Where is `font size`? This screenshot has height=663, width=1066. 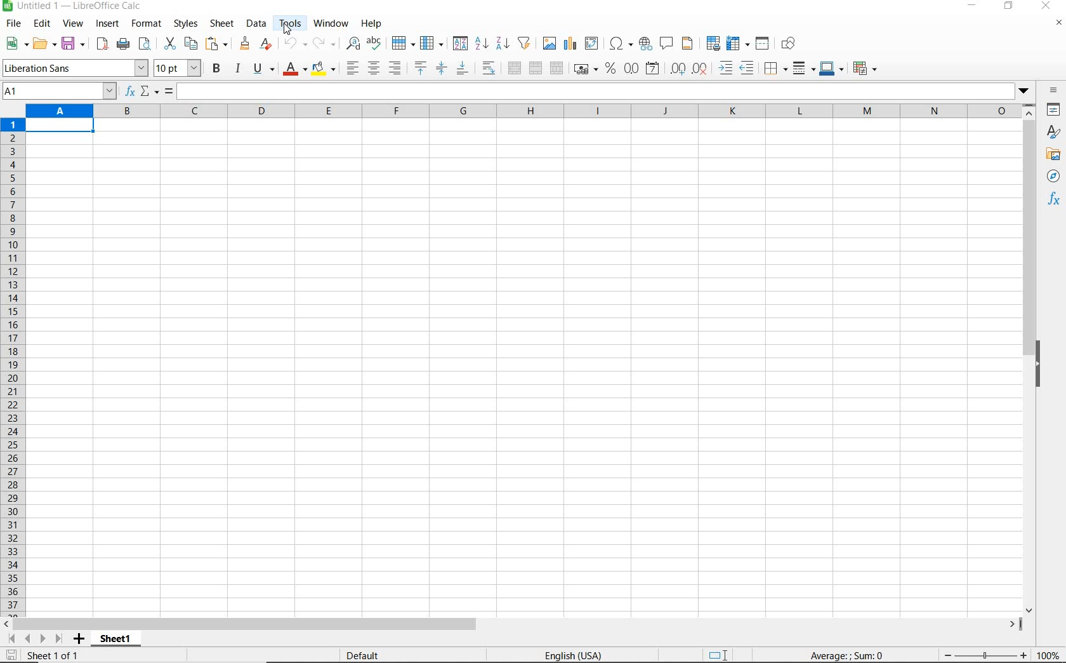
font size is located at coordinates (178, 68).